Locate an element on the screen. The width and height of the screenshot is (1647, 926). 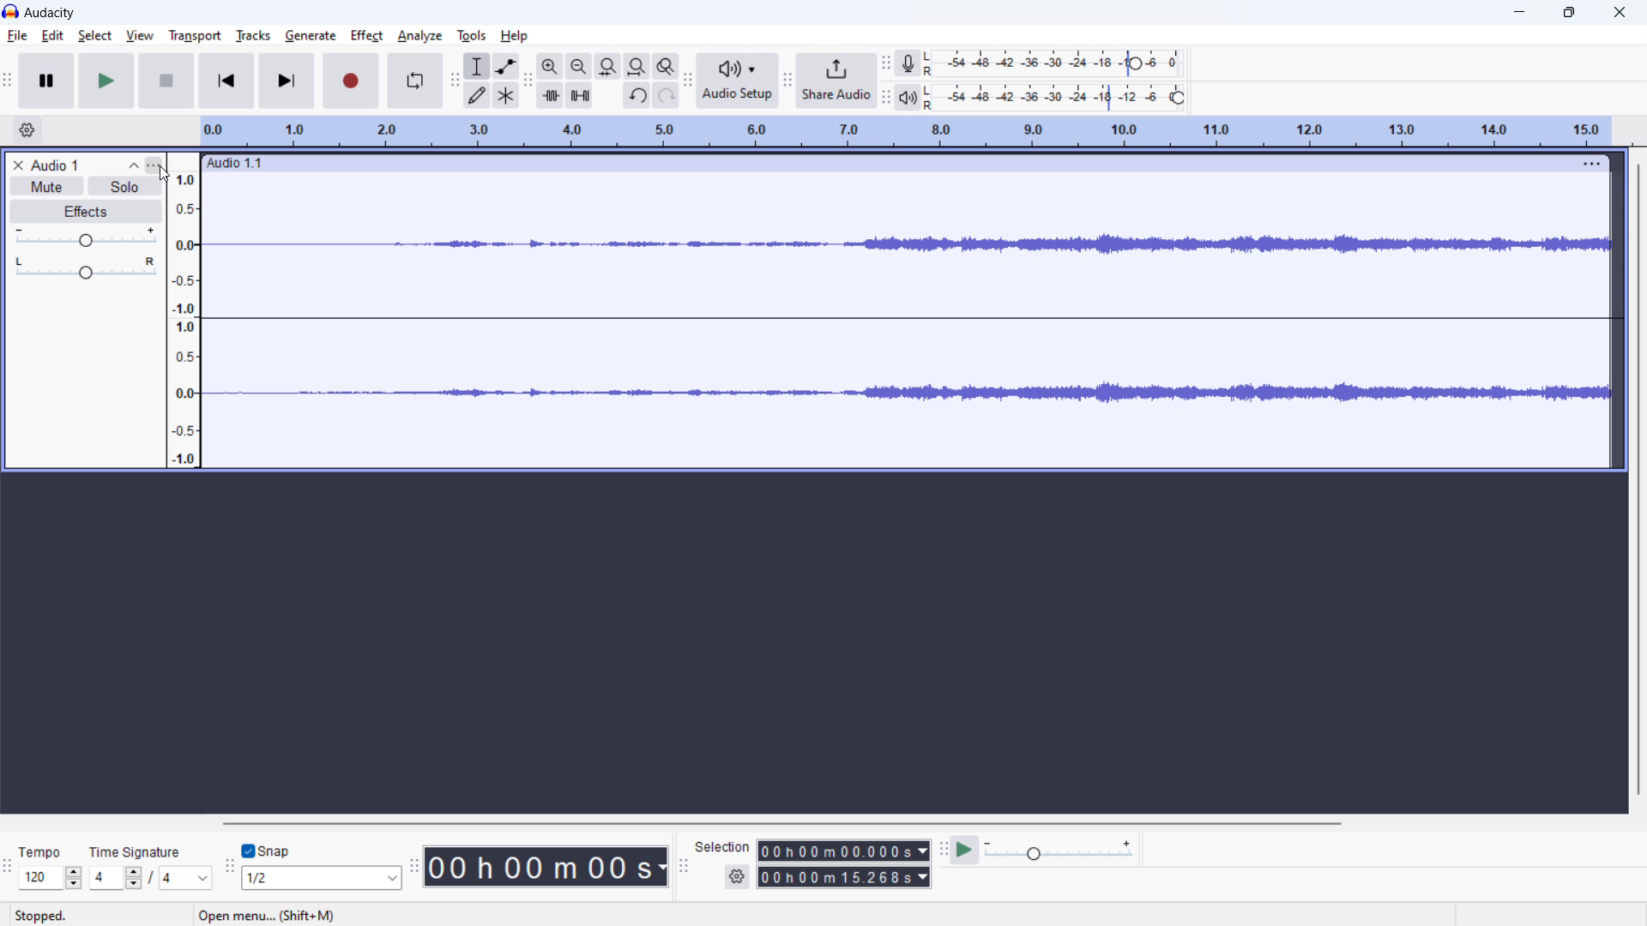
playback speed is located at coordinates (1060, 849).